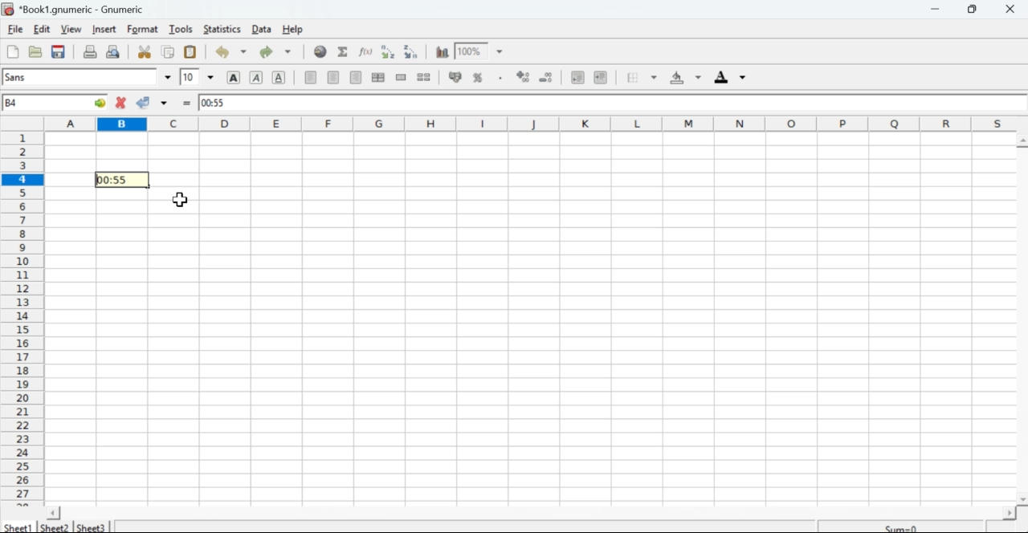 This screenshot has width=1028, height=533. Describe the element at coordinates (114, 51) in the screenshot. I see `Preview file` at that location.